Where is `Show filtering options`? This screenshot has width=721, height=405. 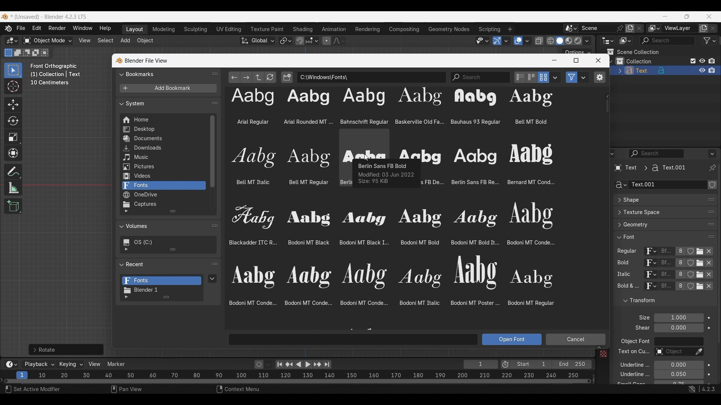 Show filtering options is located at coordinates (126, 211).